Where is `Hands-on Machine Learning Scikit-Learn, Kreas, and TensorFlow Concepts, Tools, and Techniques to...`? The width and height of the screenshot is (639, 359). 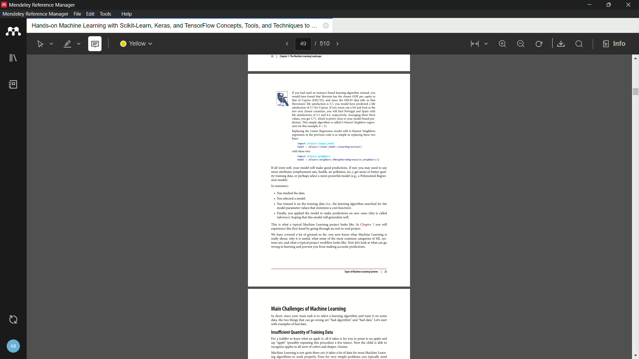 Hands-on Machine Learning Scikit-Learn, Kreas, and TensorFlow Concepts, Tools, and Techniques to... is located at coordinates (170, 28).